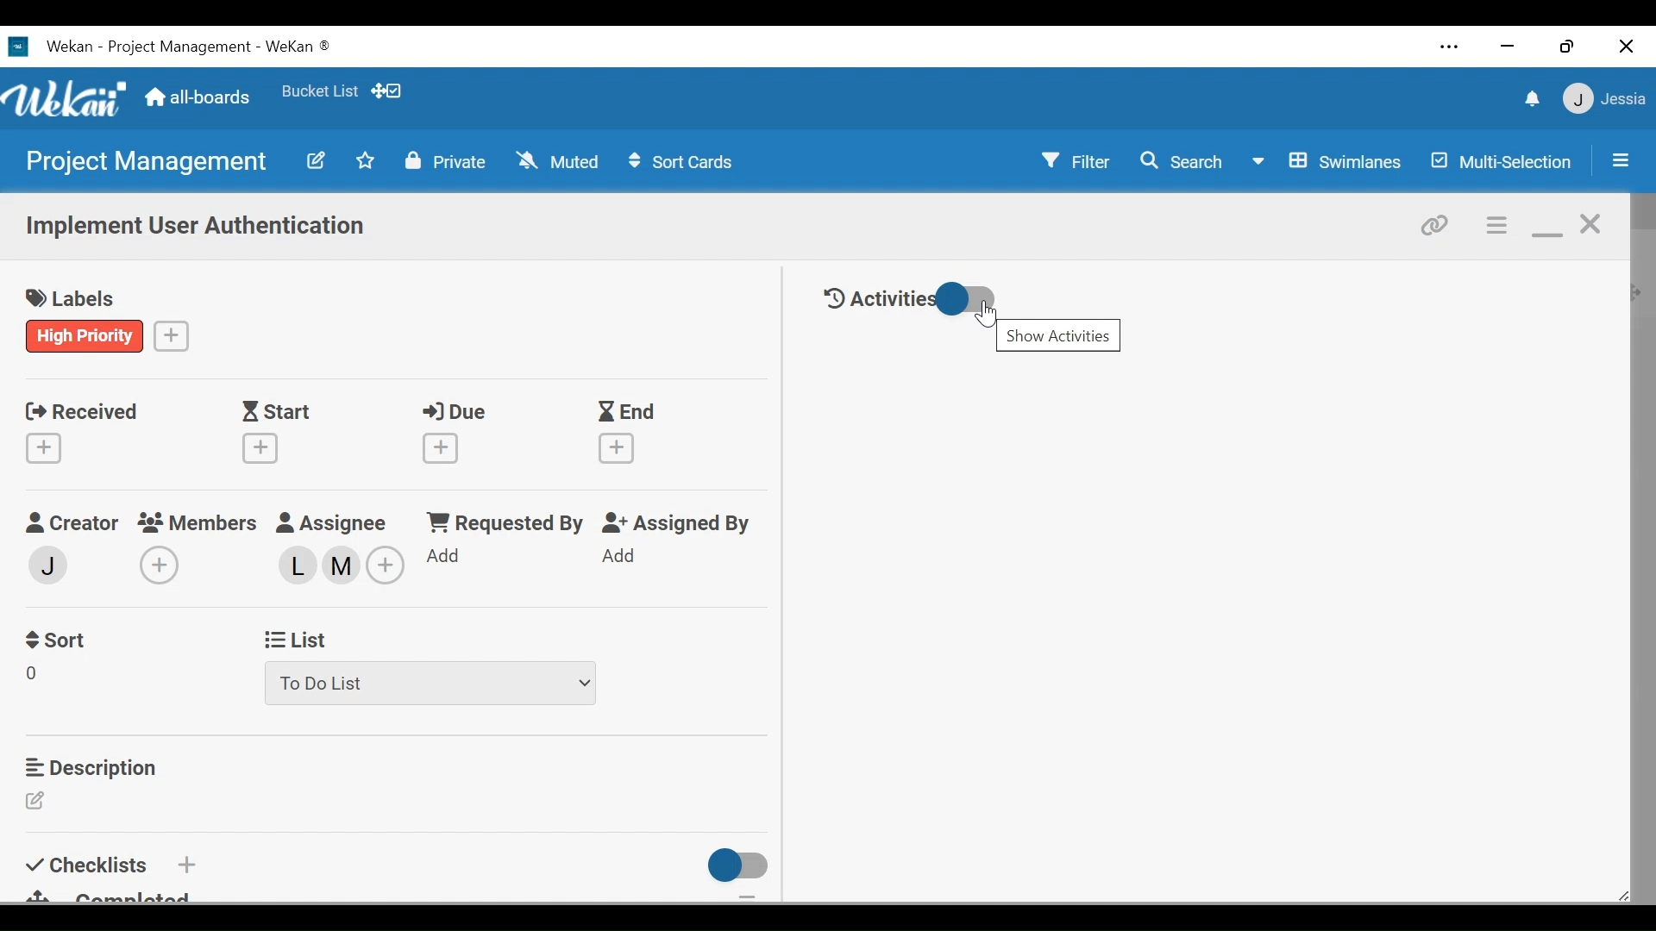  I want to click on Toggle checklist on, so click(739, 865).